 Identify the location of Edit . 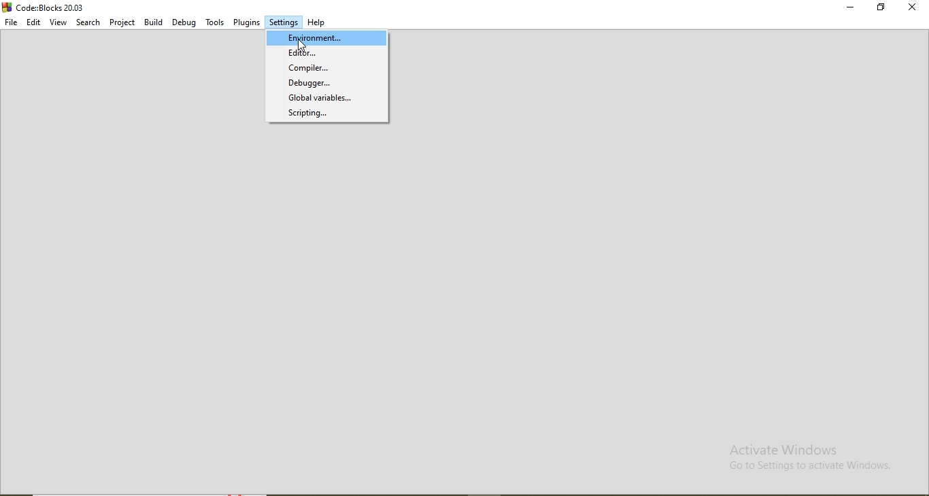
(34, 21).